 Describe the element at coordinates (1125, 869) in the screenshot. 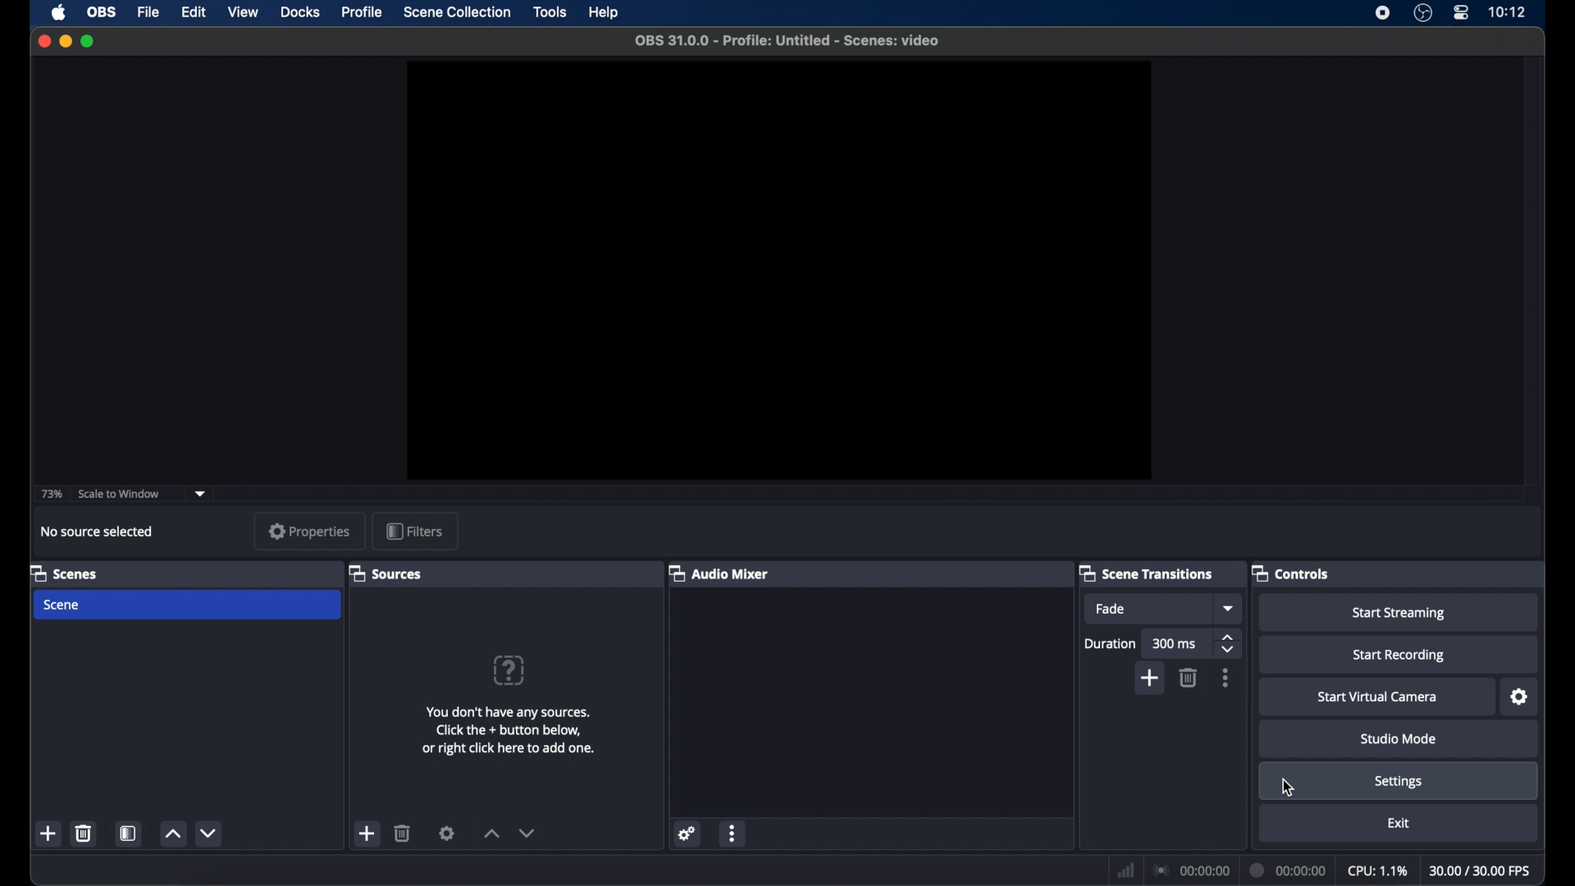

I see `network` at that location.